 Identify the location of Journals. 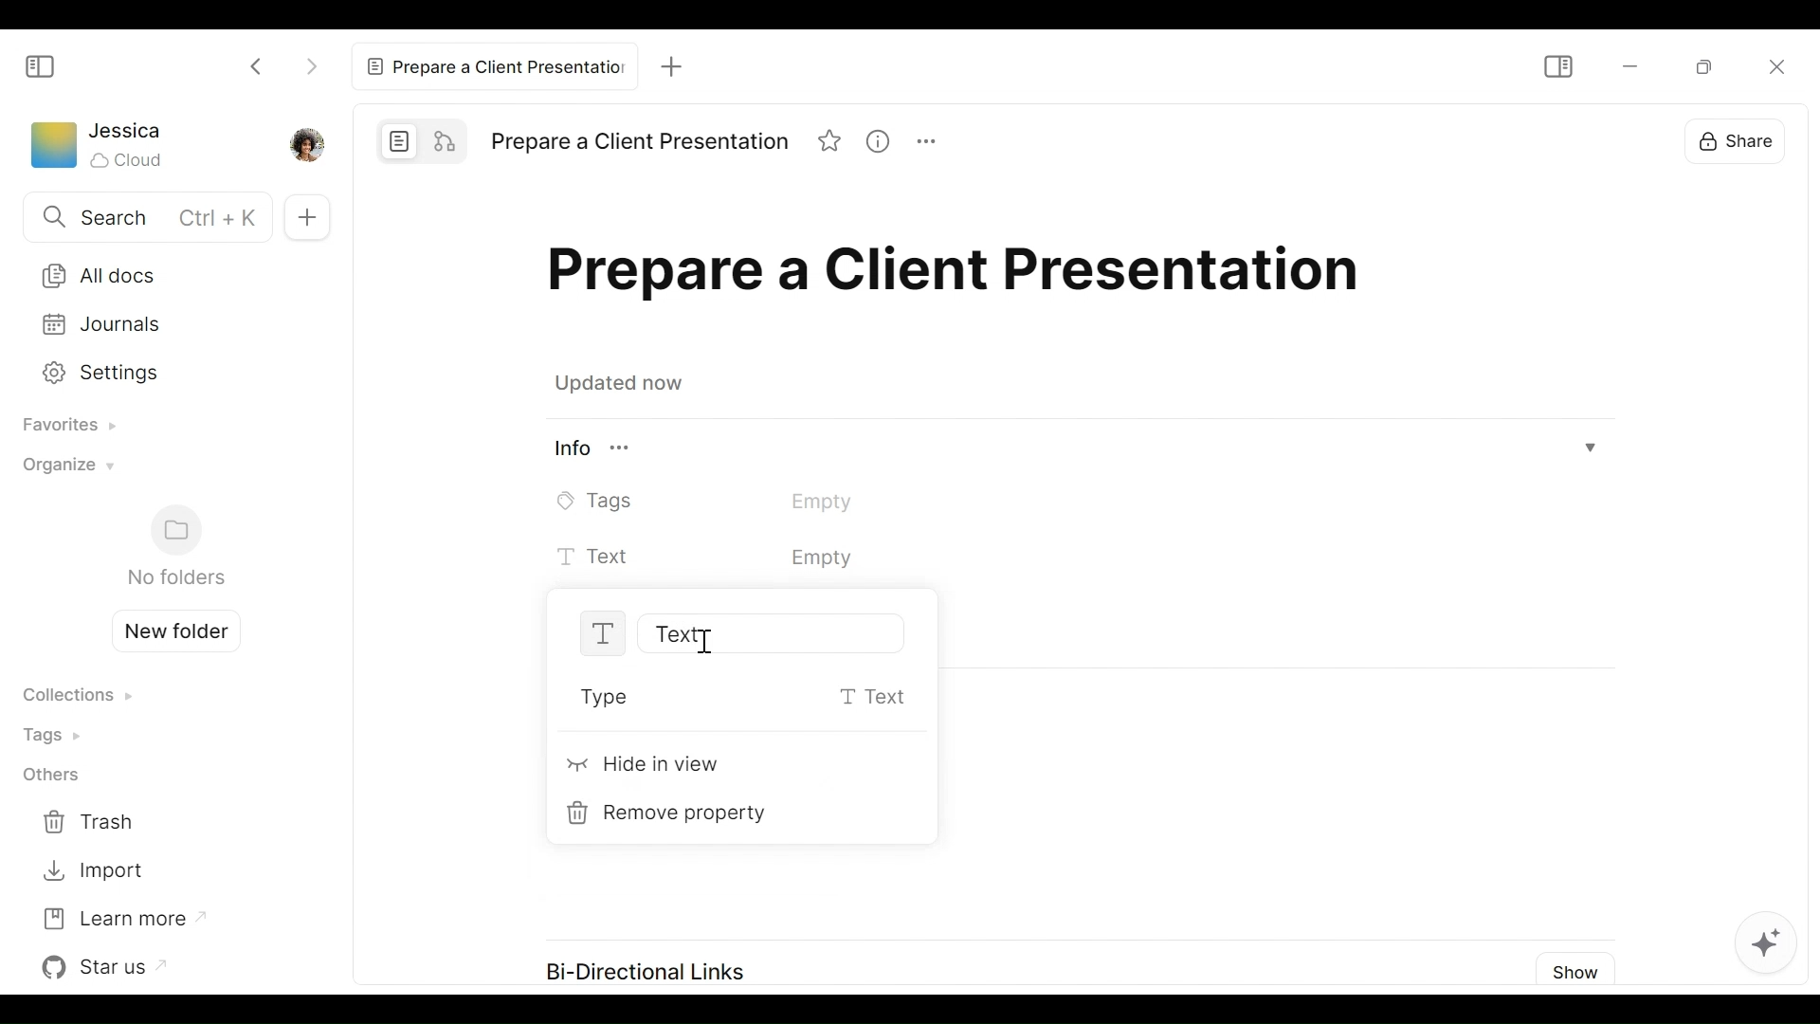
(163, 324).